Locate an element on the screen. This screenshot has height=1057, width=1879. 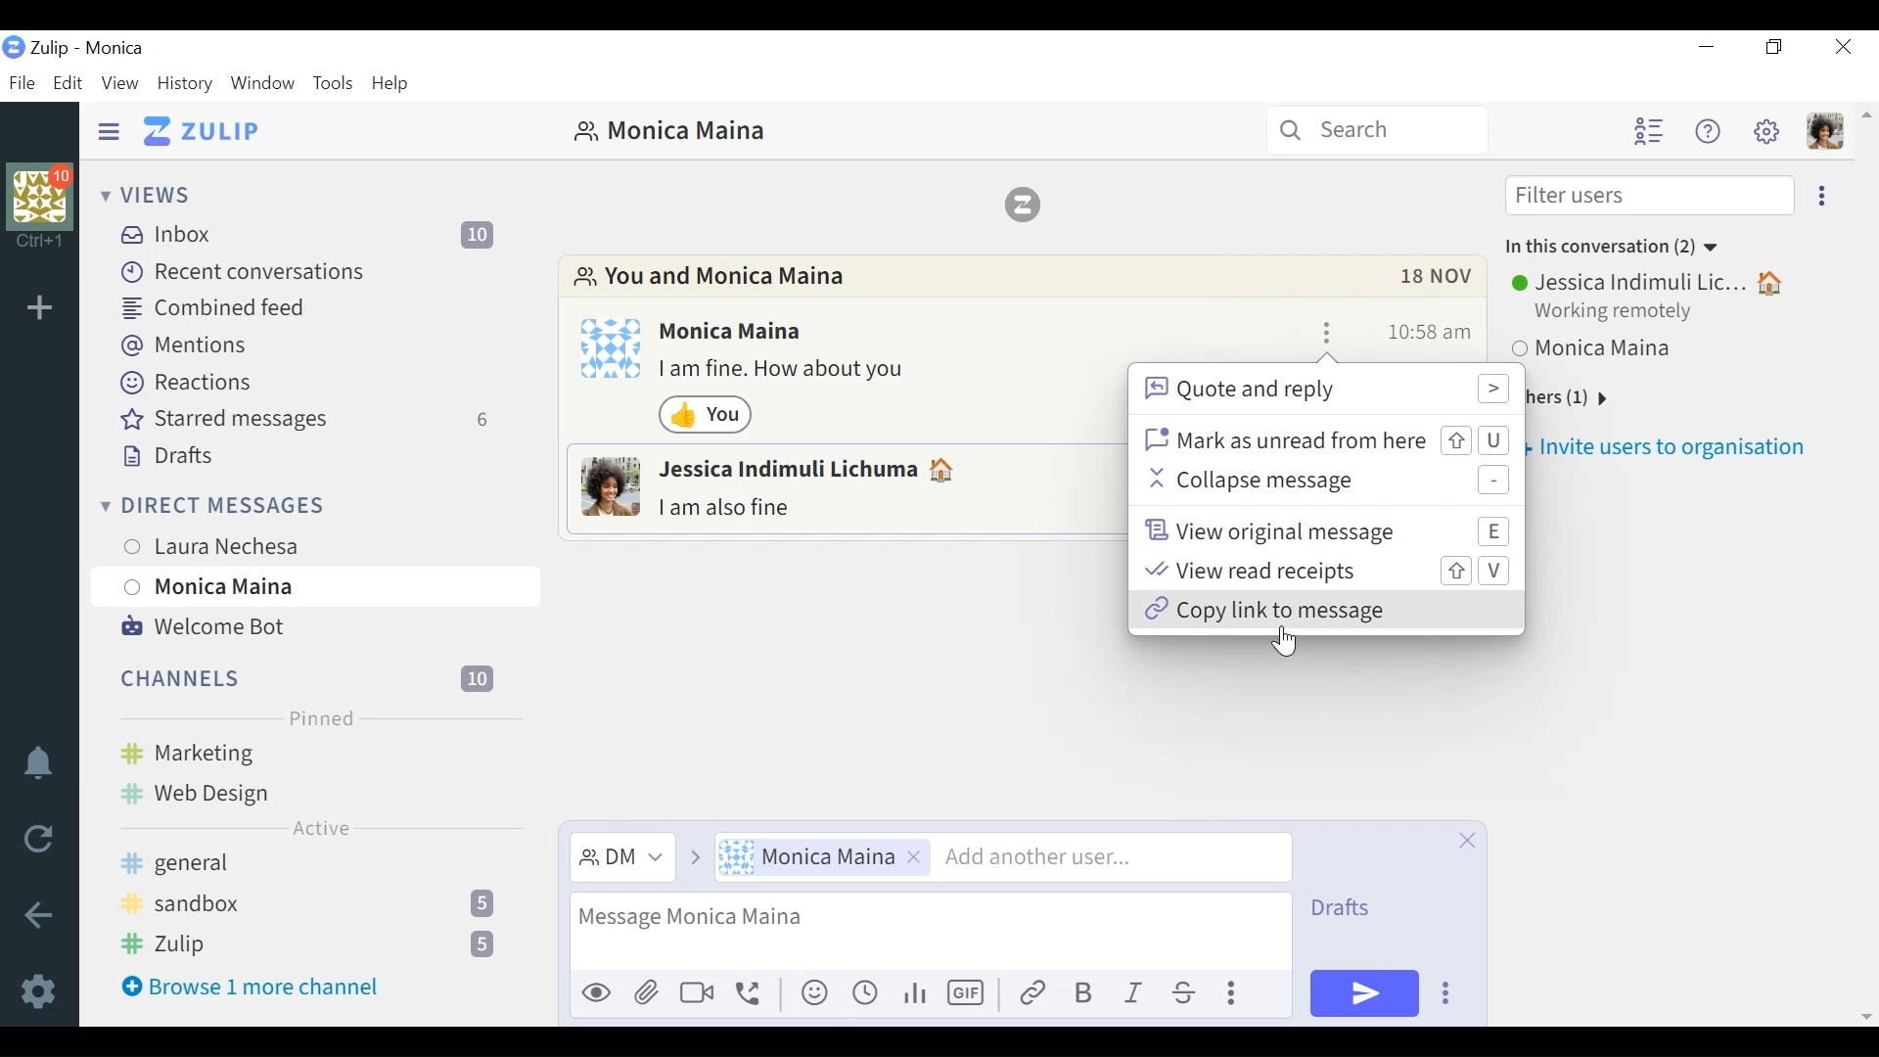
Profile photo is located at coordinates (610, 487).